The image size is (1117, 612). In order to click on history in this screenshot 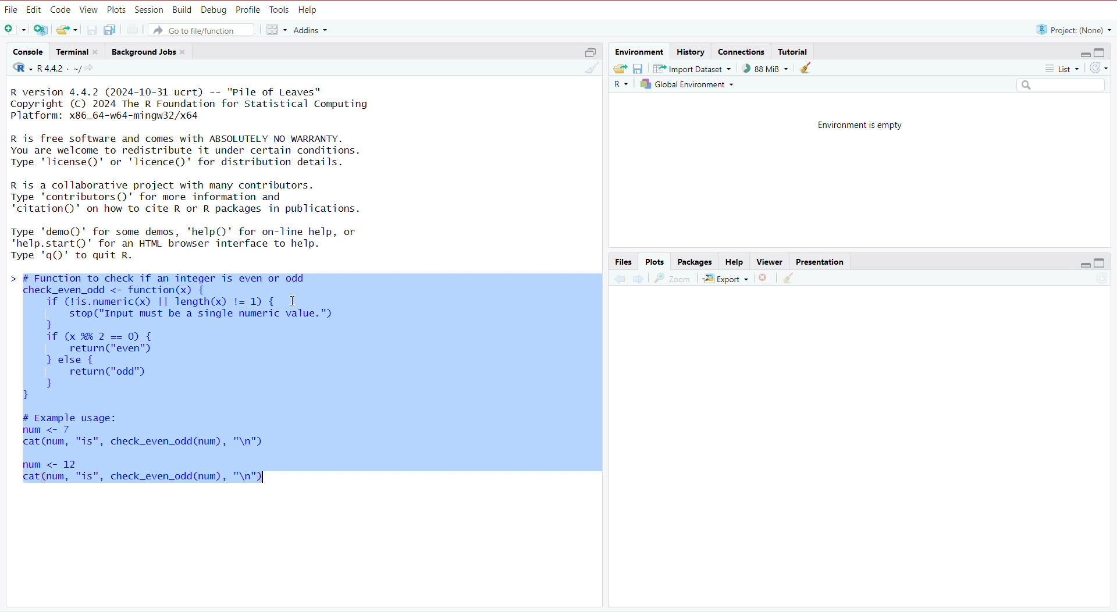, I will do `click(692, 51)`.